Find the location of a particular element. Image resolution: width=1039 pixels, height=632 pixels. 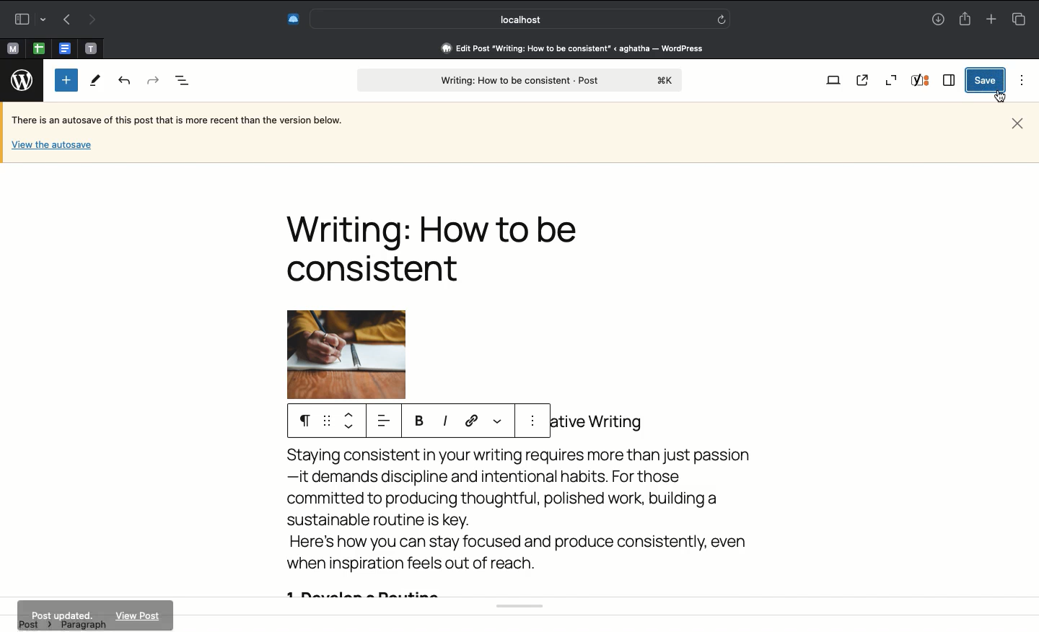

body is located at coordinates (527, 527).